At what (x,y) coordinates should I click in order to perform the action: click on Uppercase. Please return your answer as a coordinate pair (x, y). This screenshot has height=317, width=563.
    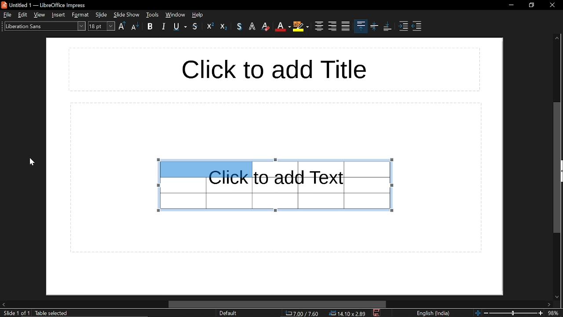
    Looking at the image, I should click on (122, 26).